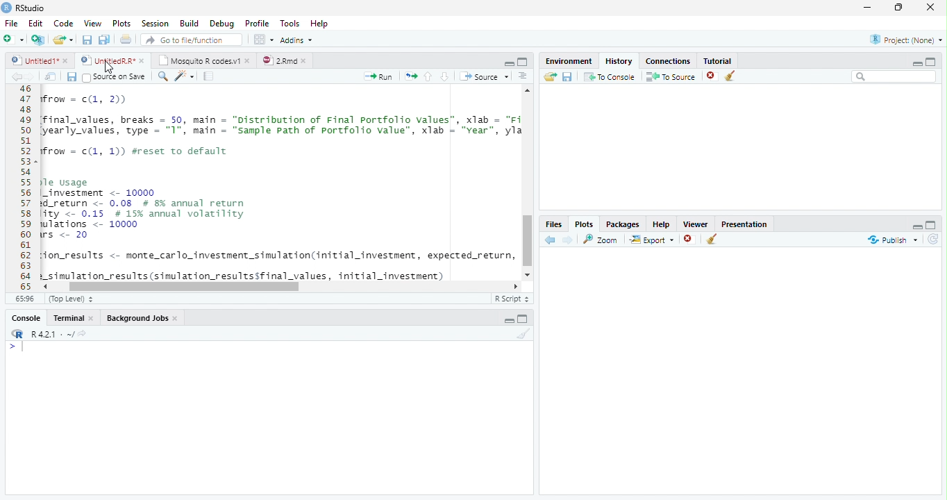  Describe the element at coordinates (549, 77) in the screenshot. I see `Load history from an existing file` at that location.